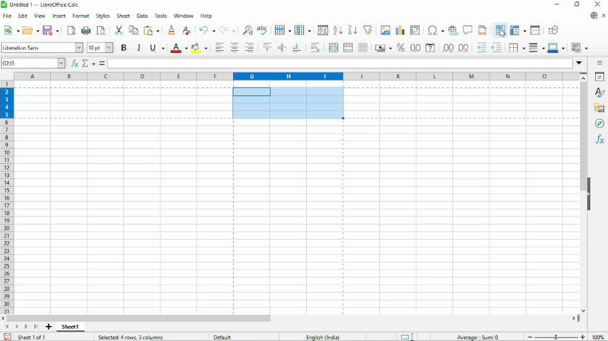 The image size is (608, 341). Describe the element at coordinates (367, 29) in the screenshot. I see `Autofilter` at that location.